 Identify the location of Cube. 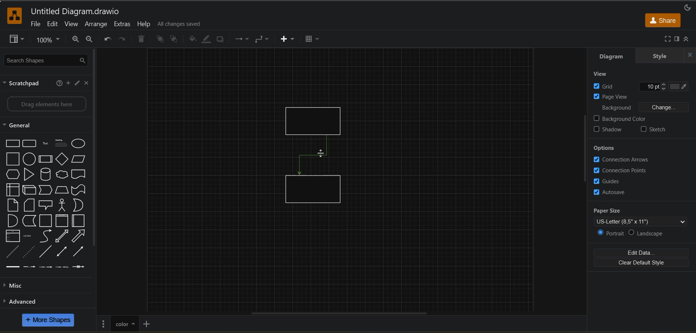
(29, 190).